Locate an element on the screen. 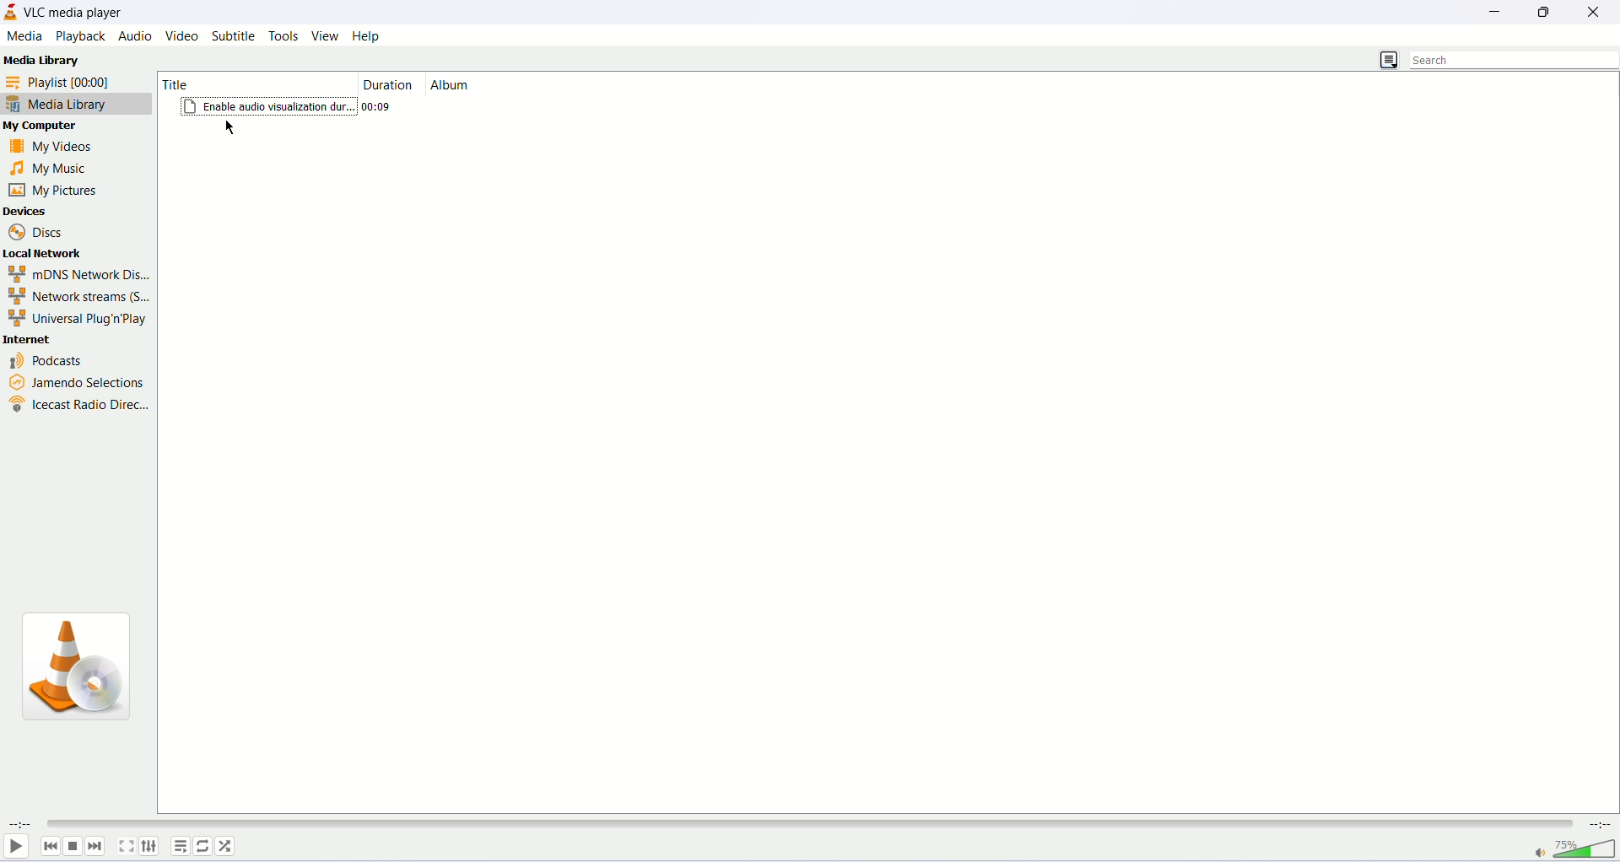  playlist is located at coordinates (75, 81).